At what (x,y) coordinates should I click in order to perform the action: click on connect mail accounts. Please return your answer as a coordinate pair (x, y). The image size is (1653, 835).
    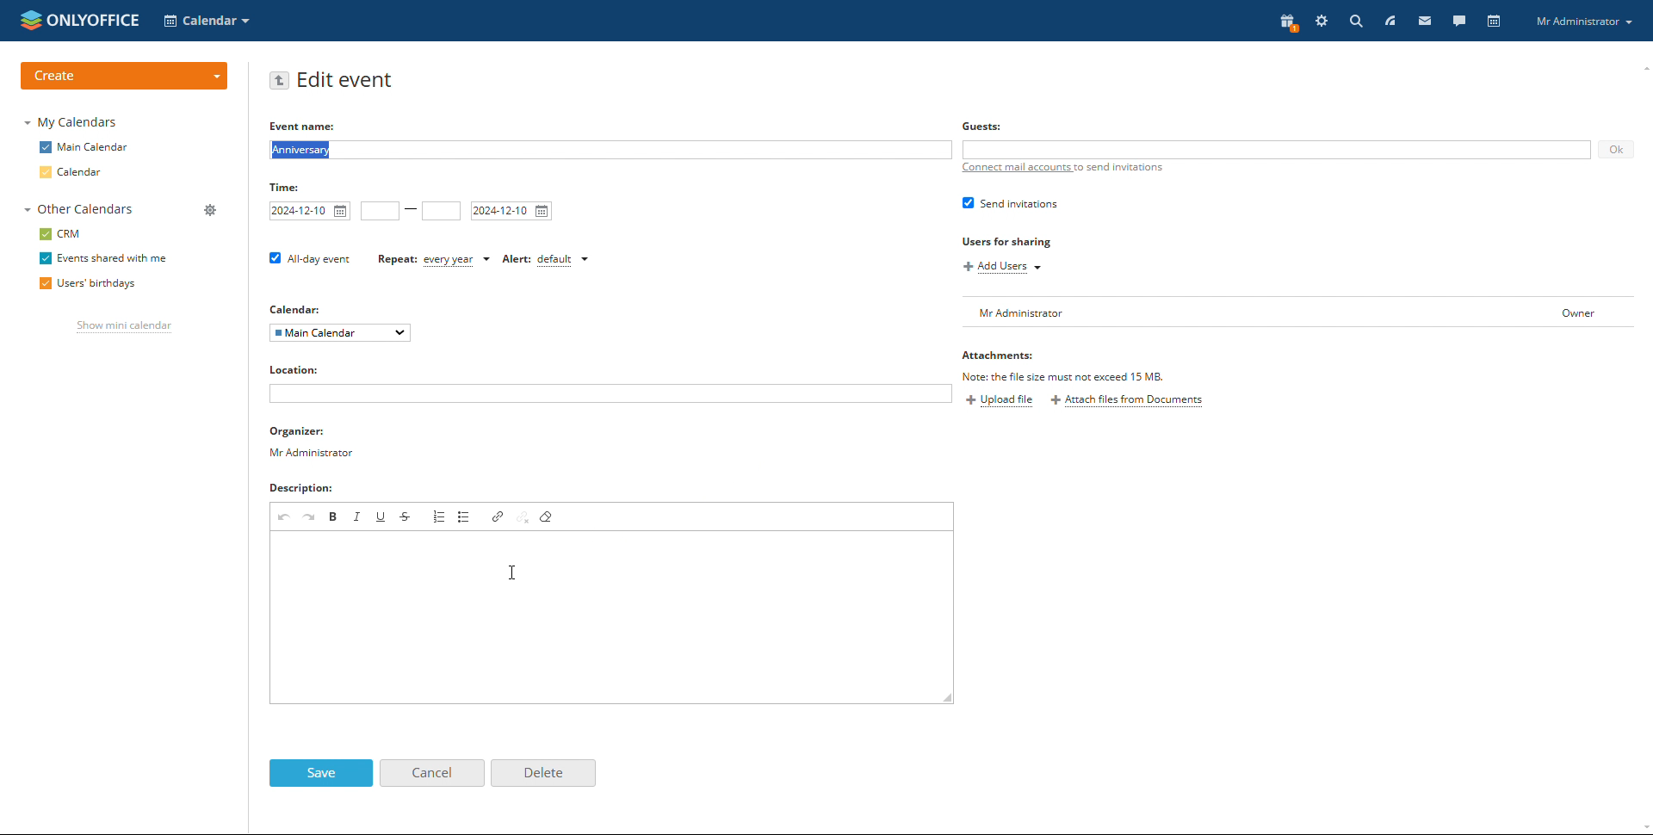
    Looking at the image, I should click on (1059, 169).